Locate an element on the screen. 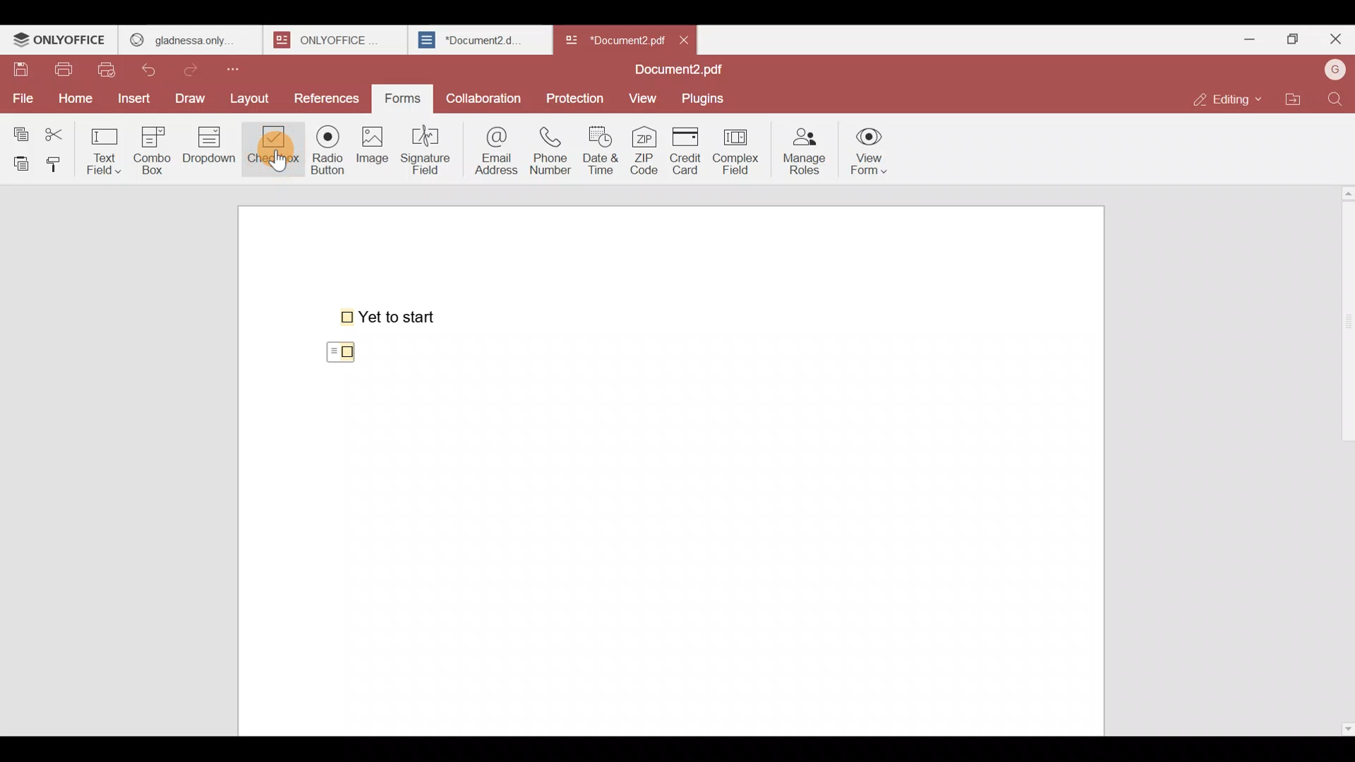 The height and width of the screenshot is (762, 1355). Document2.d is located at coordinates (479, 44).